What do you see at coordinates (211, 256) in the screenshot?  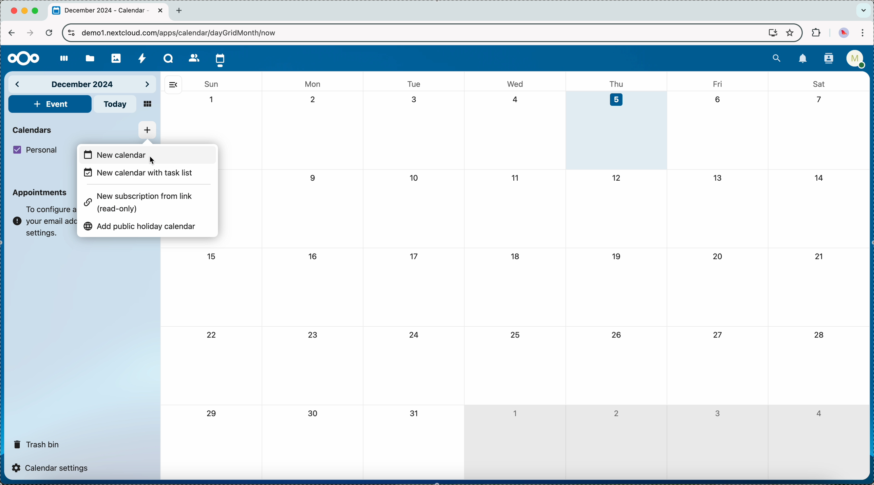 I see `15` at bounding box center [211, 256].